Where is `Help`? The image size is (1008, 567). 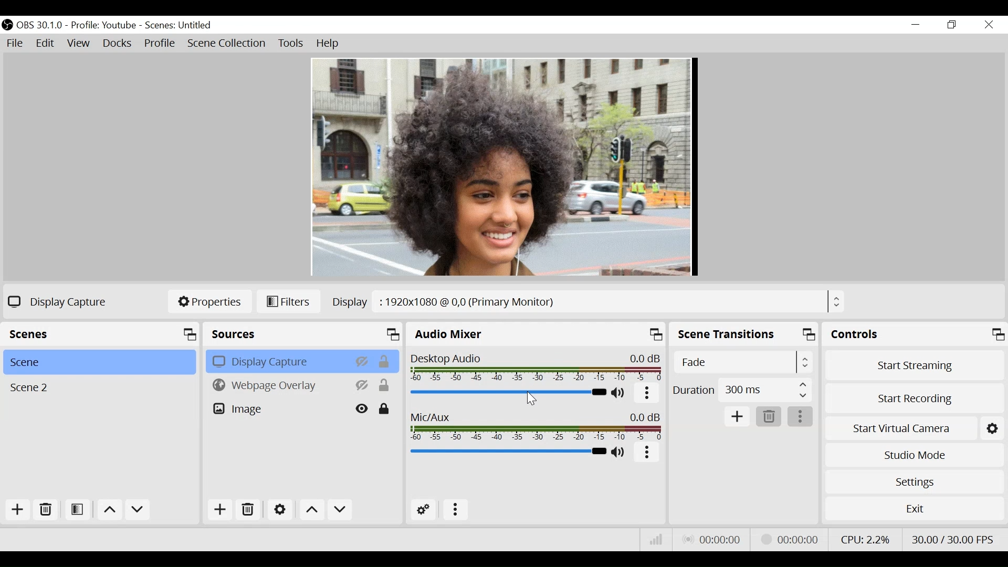
Help is located at coordinates (328, 44).